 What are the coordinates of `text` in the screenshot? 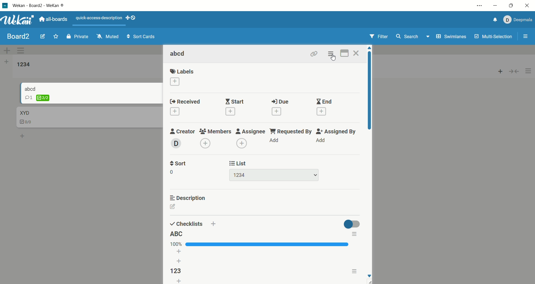 It's located at (99, 18).